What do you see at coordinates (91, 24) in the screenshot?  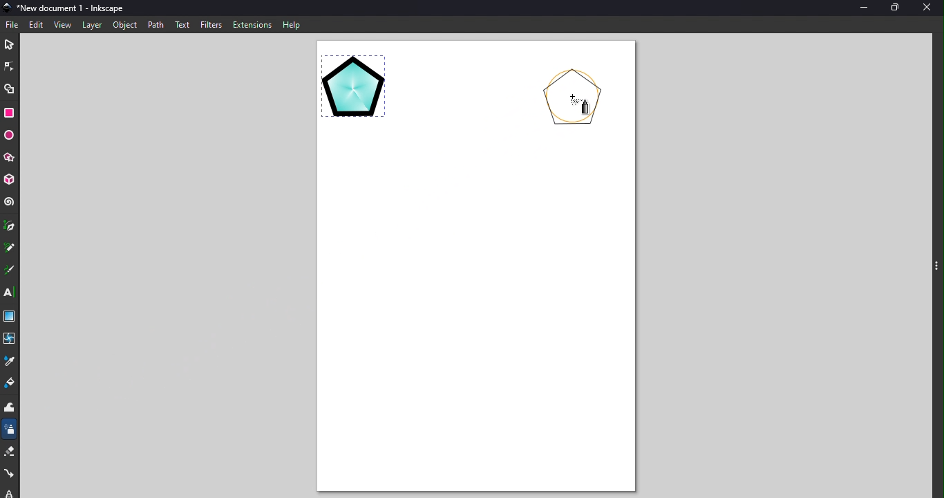 I see `Layer` at bounding box center [91, 24].